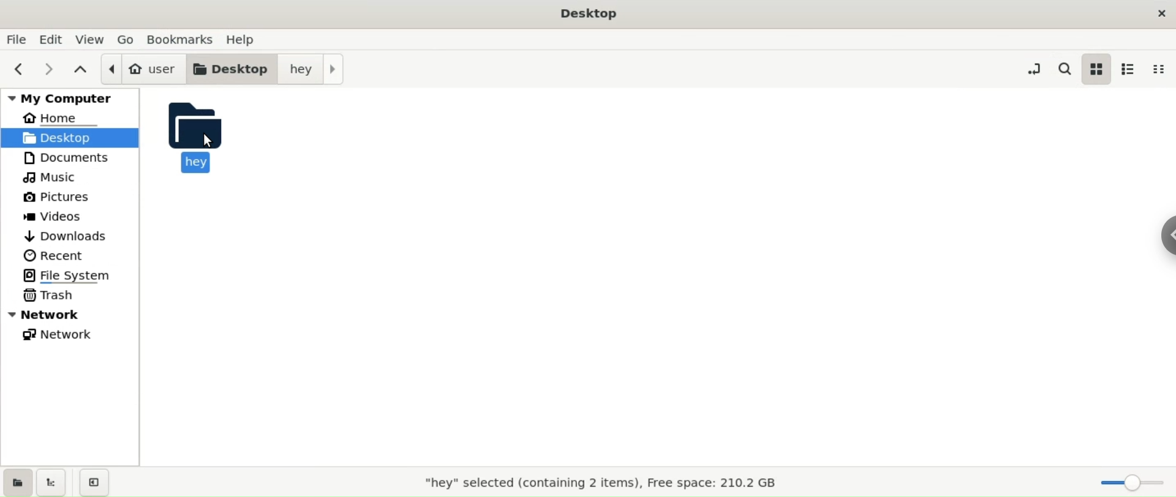 This screenshot has height=497, width=1176. I want to click on edit, so click(50, 39).